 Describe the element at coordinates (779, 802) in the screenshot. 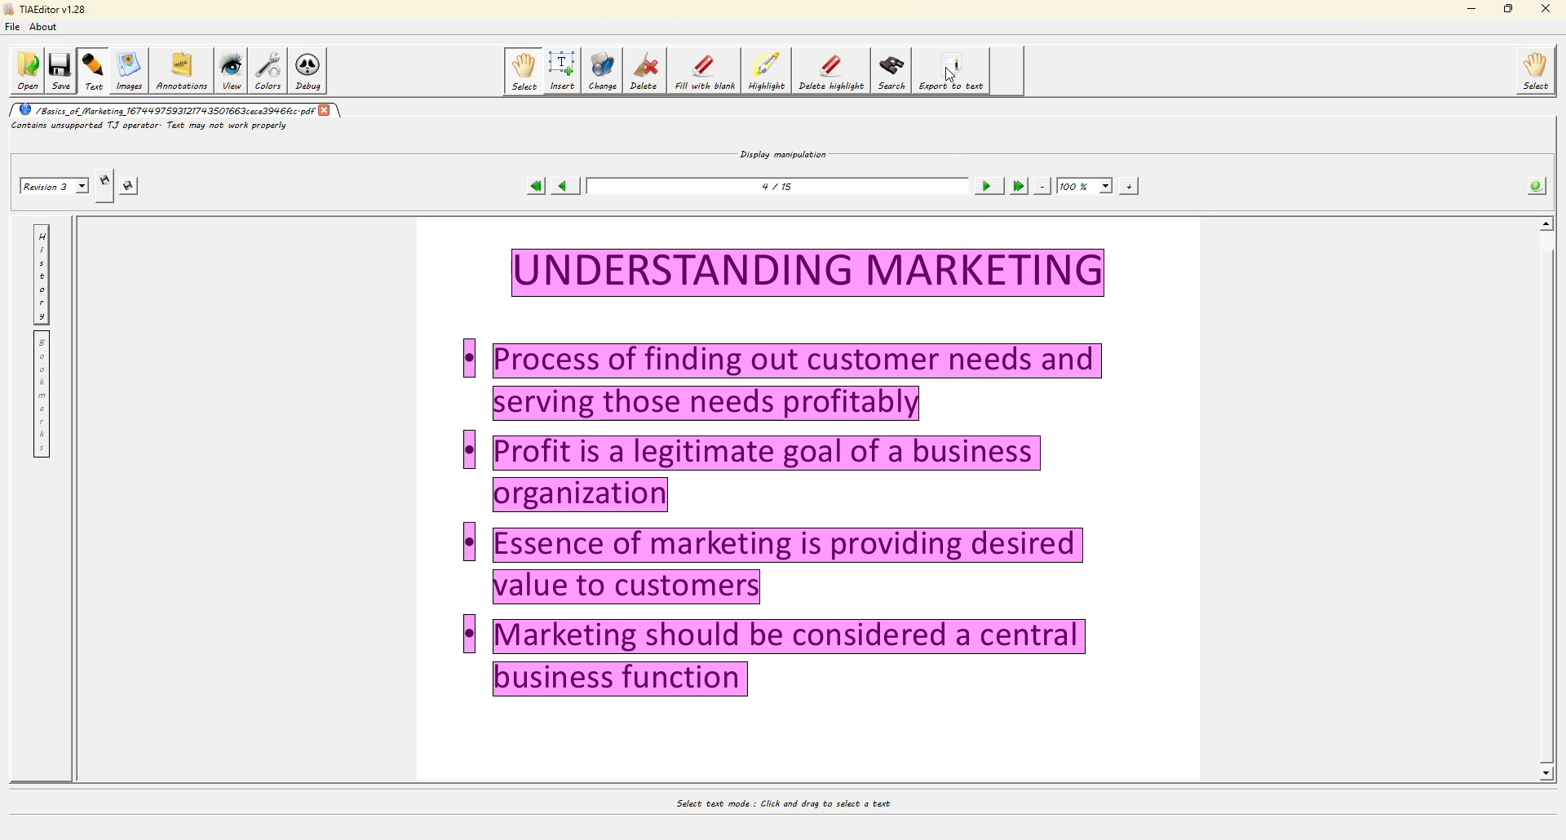

I see `select text` at that location.